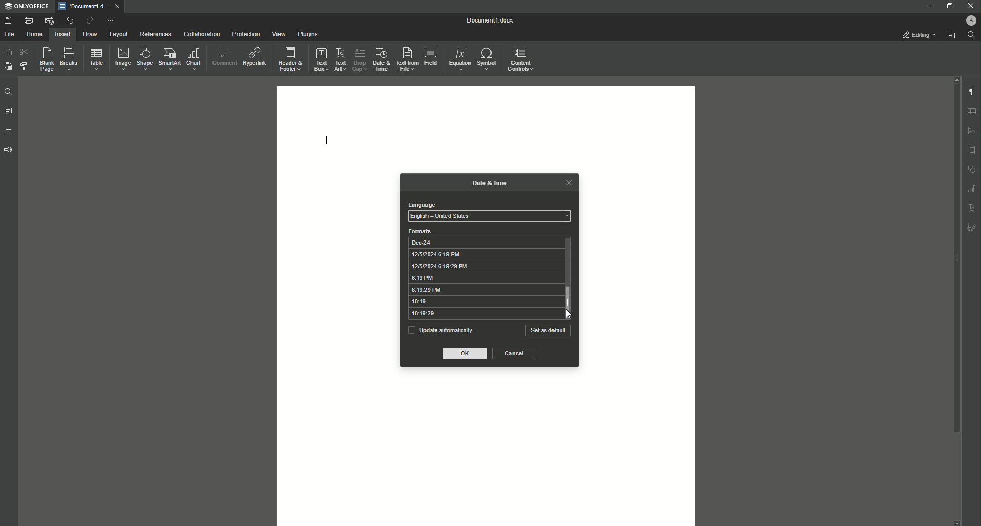  I want to click on signature settings, so click(971, 227).